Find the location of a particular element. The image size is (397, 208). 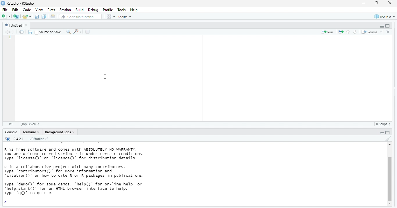

save current document is located at coordinates (29, 32).